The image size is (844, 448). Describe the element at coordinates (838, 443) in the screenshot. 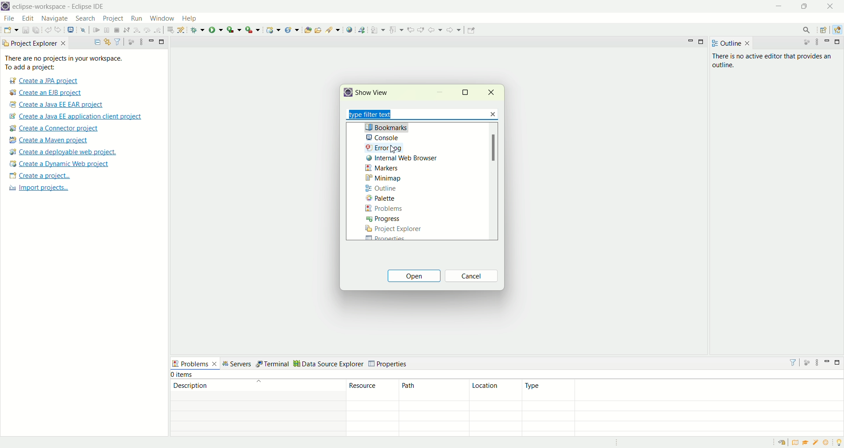

I see `tip of the day` at that location.